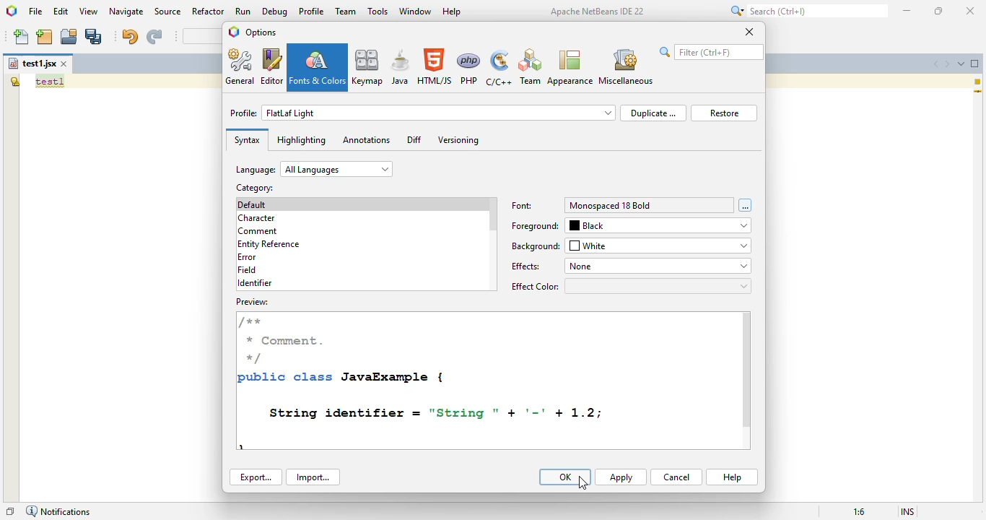  I want to click on public class JavaExample {, so click(346, 378).